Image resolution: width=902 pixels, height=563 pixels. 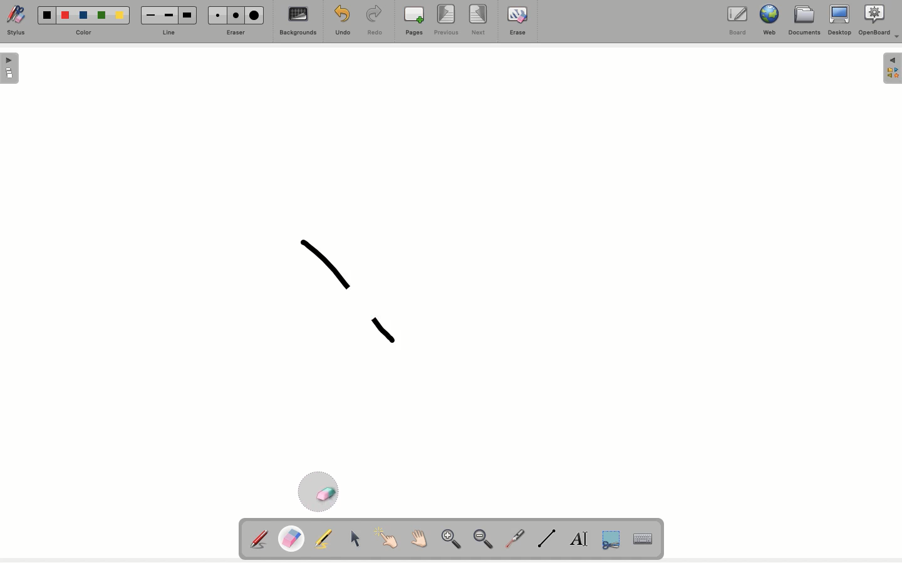 What do you see at coordinates (172, 32) in the screenshot?
I see `Line` at bounding box center [172, 32].